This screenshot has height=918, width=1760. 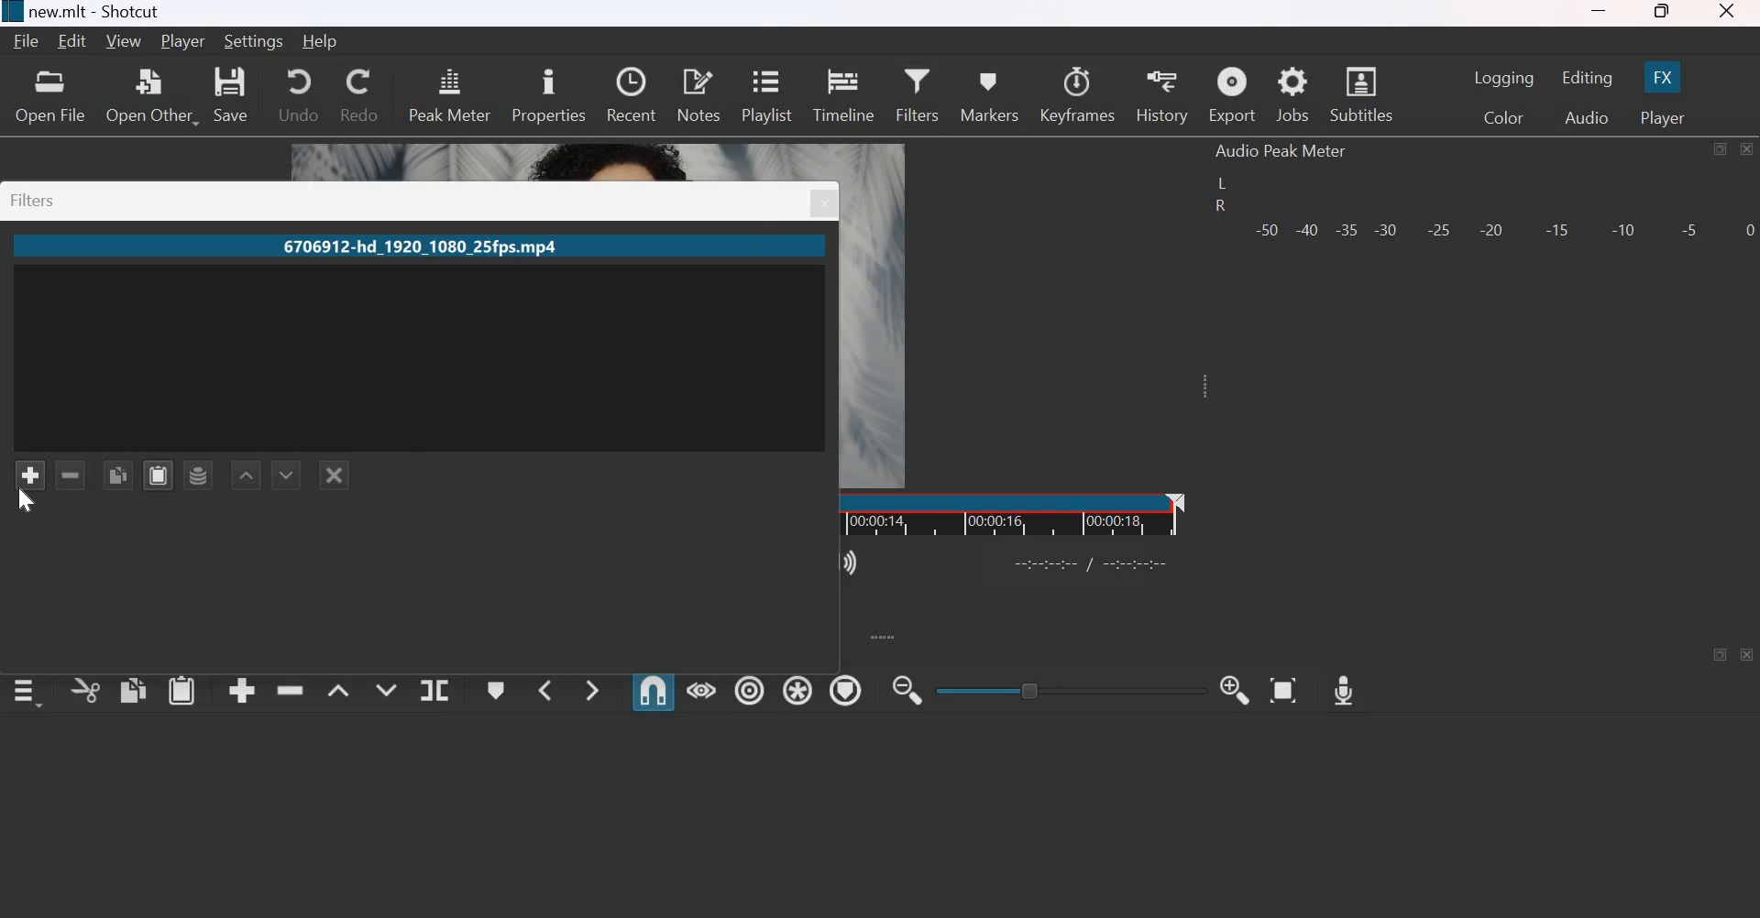 I want to click on new.mlt - Shotcut, so click(x=104, y=12).